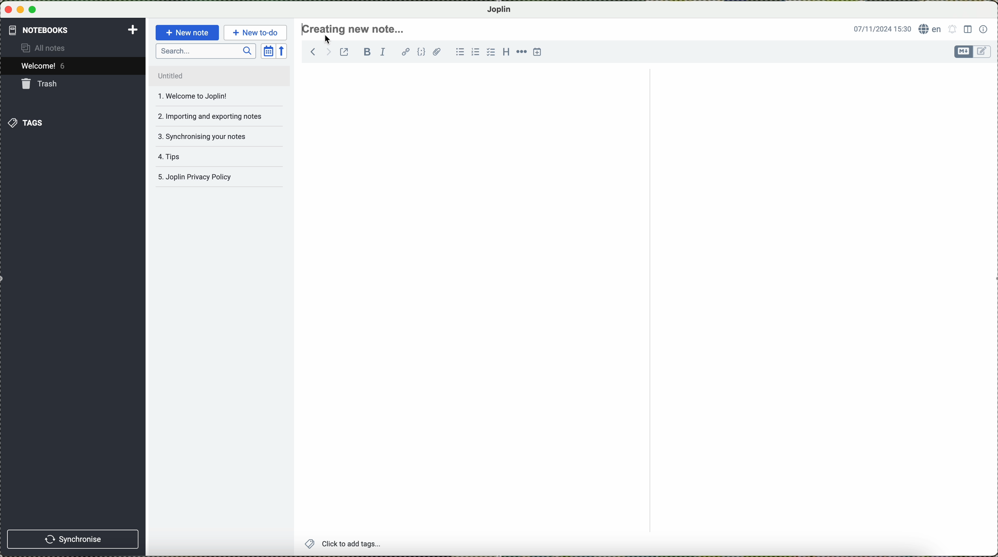 The width and height of the screenshot is (998, 557). What do you see at coordinates (315, 53) in the screenshot?
I see `navigate` at bounding box center [315, 53].